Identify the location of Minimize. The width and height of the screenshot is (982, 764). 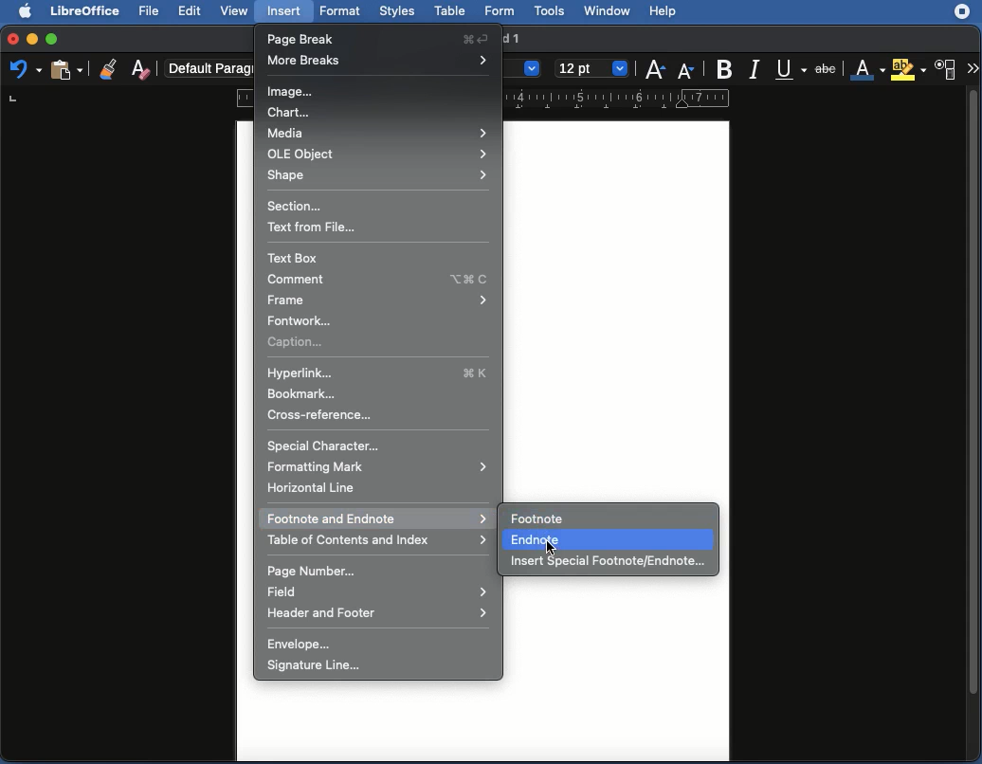
(30, 38).